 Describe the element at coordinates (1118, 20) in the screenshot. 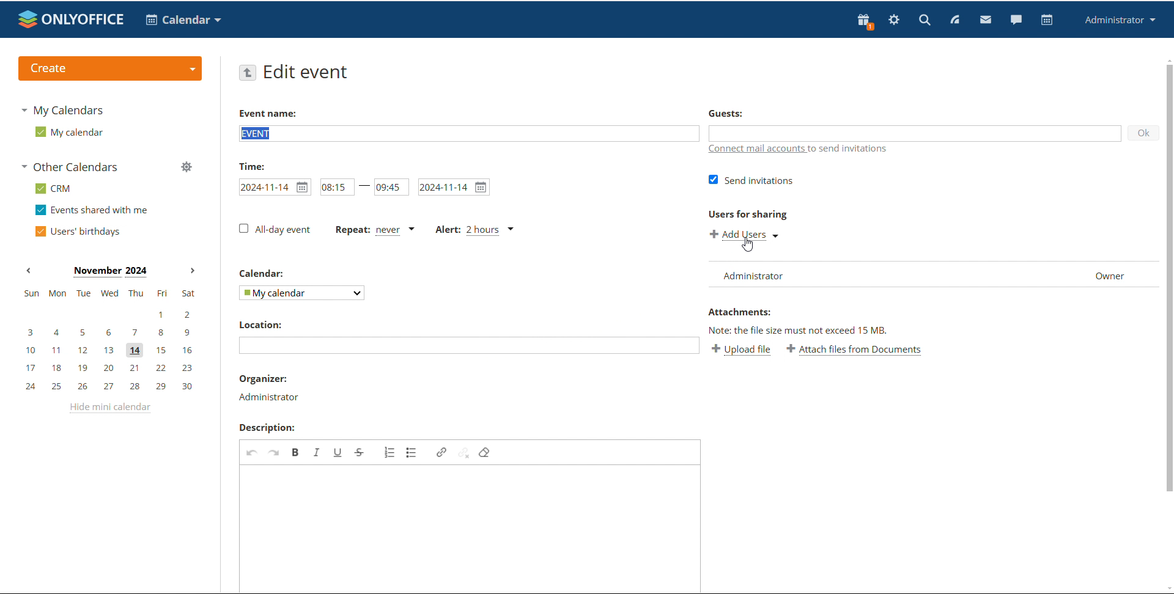

I see `profile` at that location.